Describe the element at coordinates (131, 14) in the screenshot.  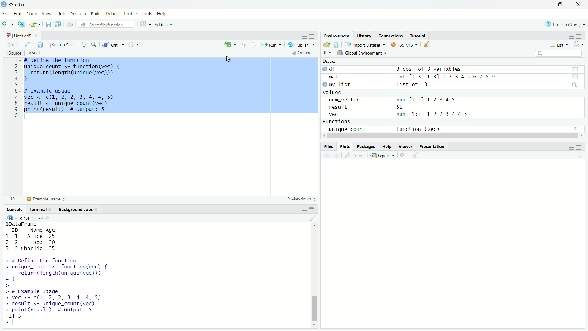
I see `Profile` at that location.